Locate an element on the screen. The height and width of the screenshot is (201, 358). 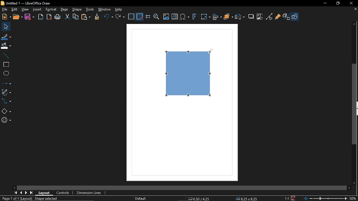
New is located at coordinates (6, 17).